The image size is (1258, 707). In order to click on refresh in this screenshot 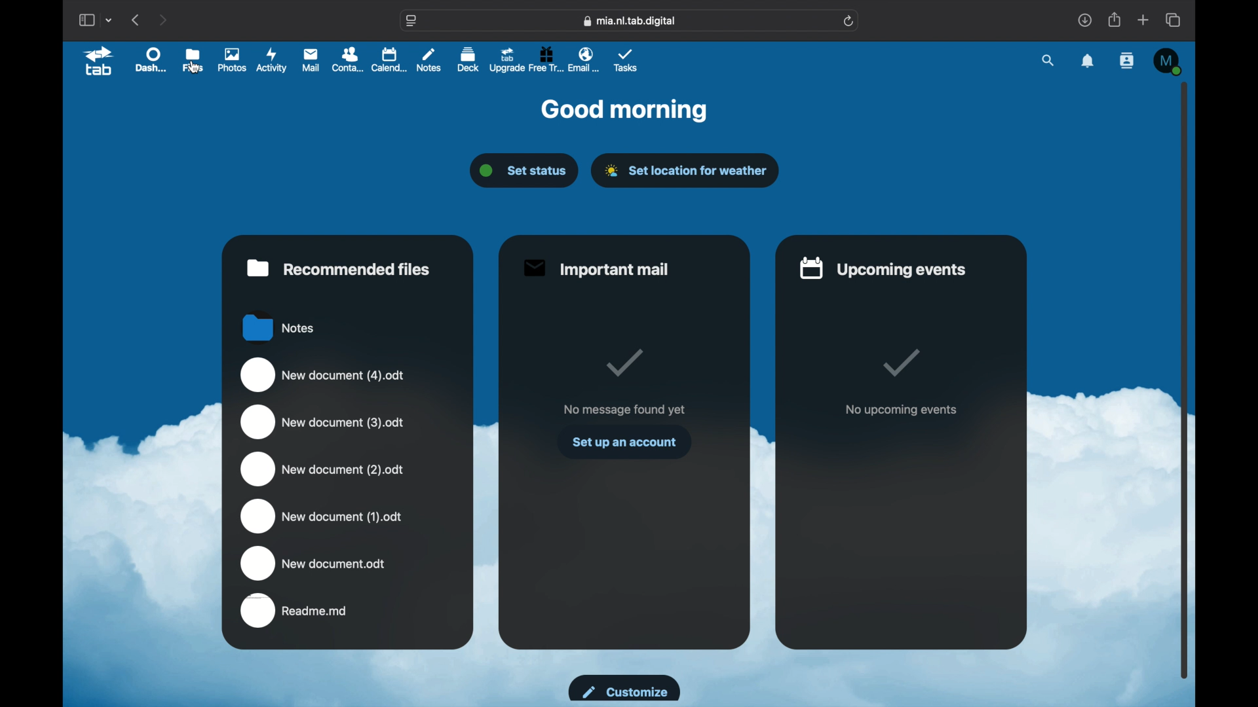, I will do `click(849, 22)`.